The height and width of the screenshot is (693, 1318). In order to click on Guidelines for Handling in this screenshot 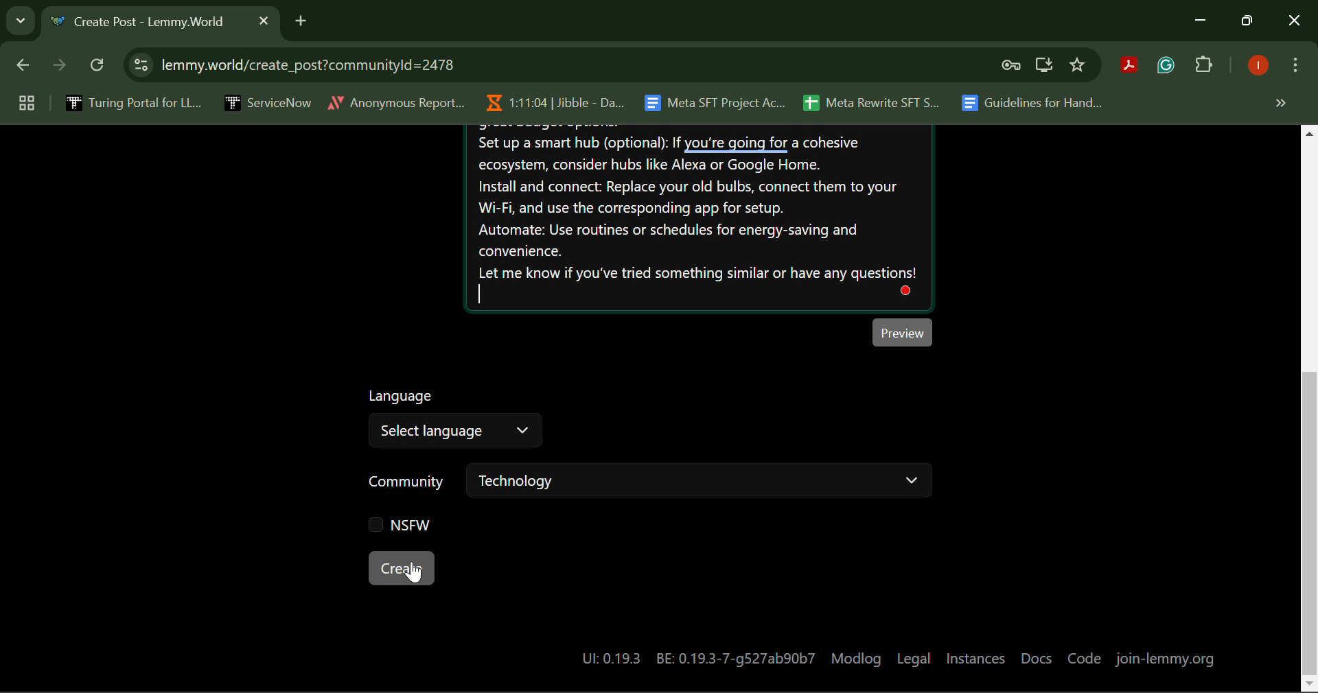, I will do `click(1034, 103)`.